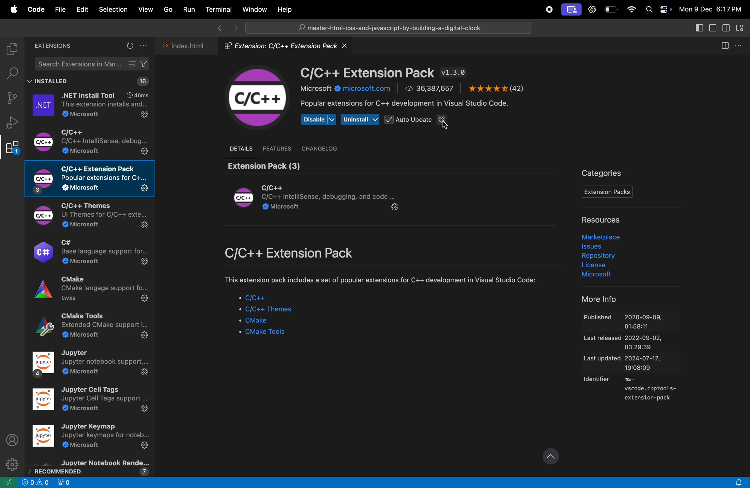 The image size is (750, 488). I want to click on update, so click(550, 455).